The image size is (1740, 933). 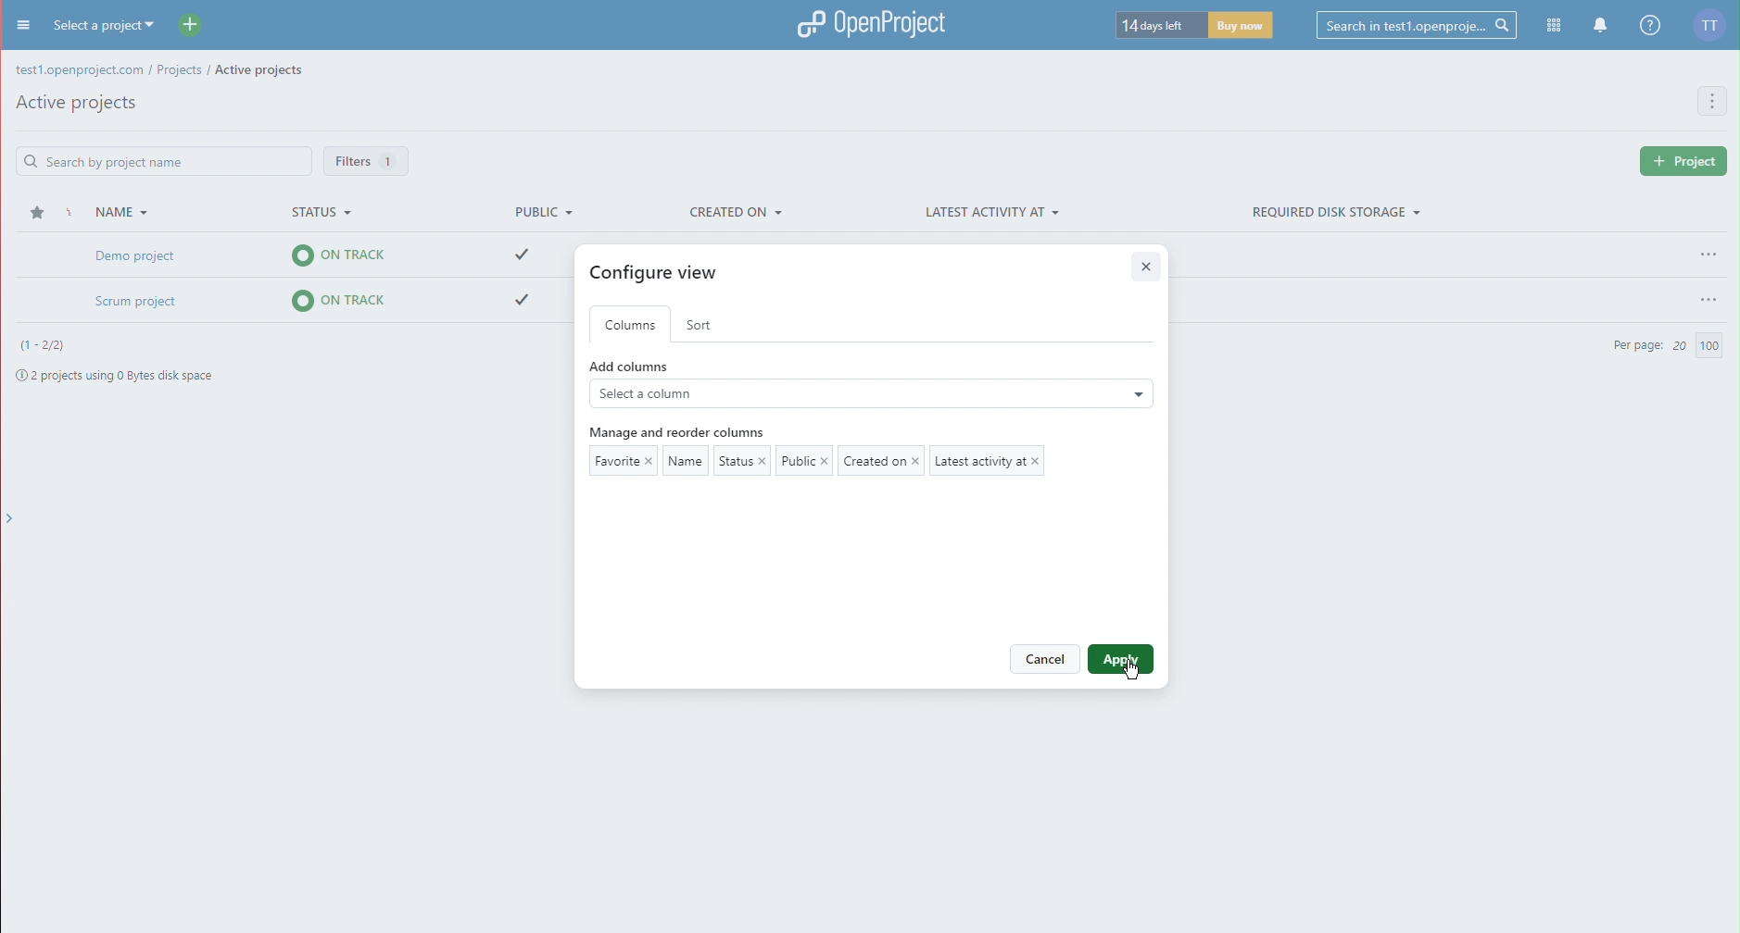 What do you see at coordinates (161, 158) in the screenshot?
I see `Search Bar` at bounding box center [161, 158].